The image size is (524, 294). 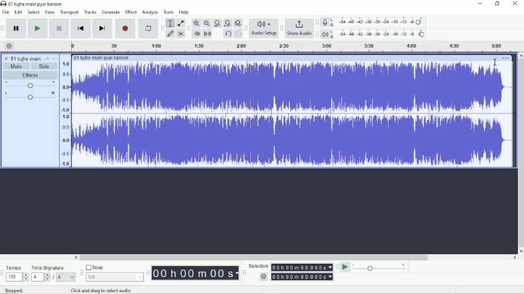 What do you see at coordinates (264, 28) in the screenshot?
I see `Audio Setup` at bounding box center [264, 28].